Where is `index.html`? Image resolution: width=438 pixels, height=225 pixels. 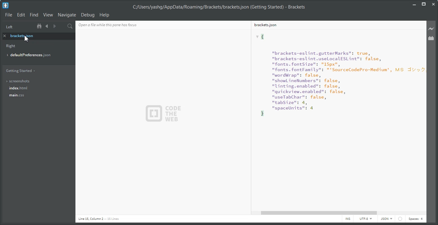 index.html is located at coordinates (38, 88).